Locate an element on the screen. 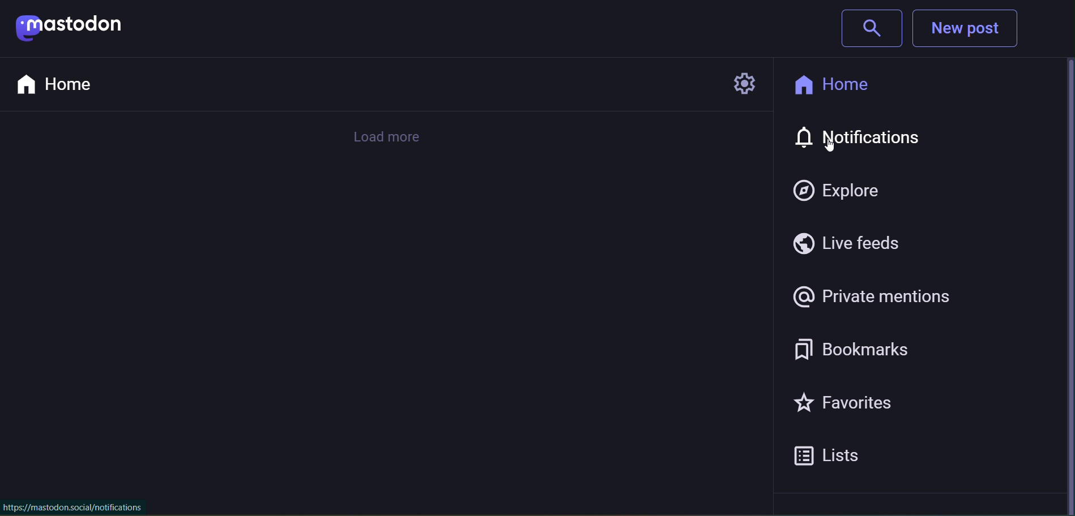 The height and width of the screenshot is (516, 1075). Private Mentions is located at coordinates (877, 296).